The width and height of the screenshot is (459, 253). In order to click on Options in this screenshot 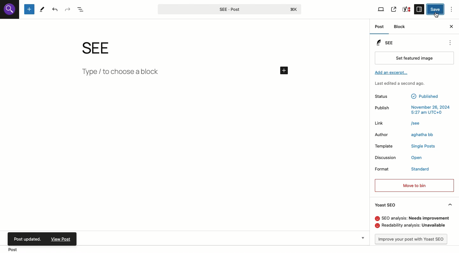, I will do `click(451, 8)`.